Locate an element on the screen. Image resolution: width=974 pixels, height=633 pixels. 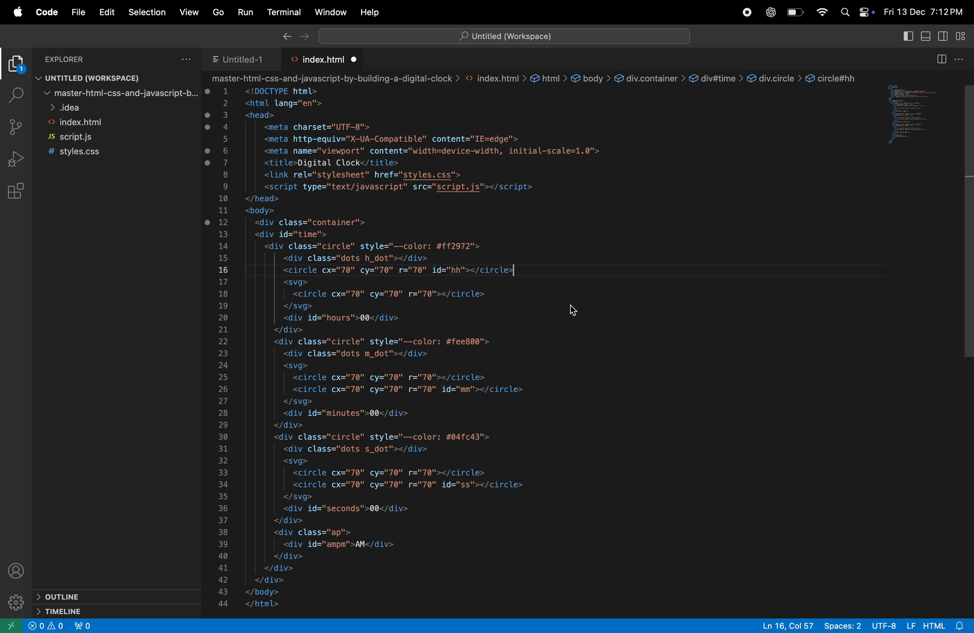
extension is located at coordinates (16, 66).